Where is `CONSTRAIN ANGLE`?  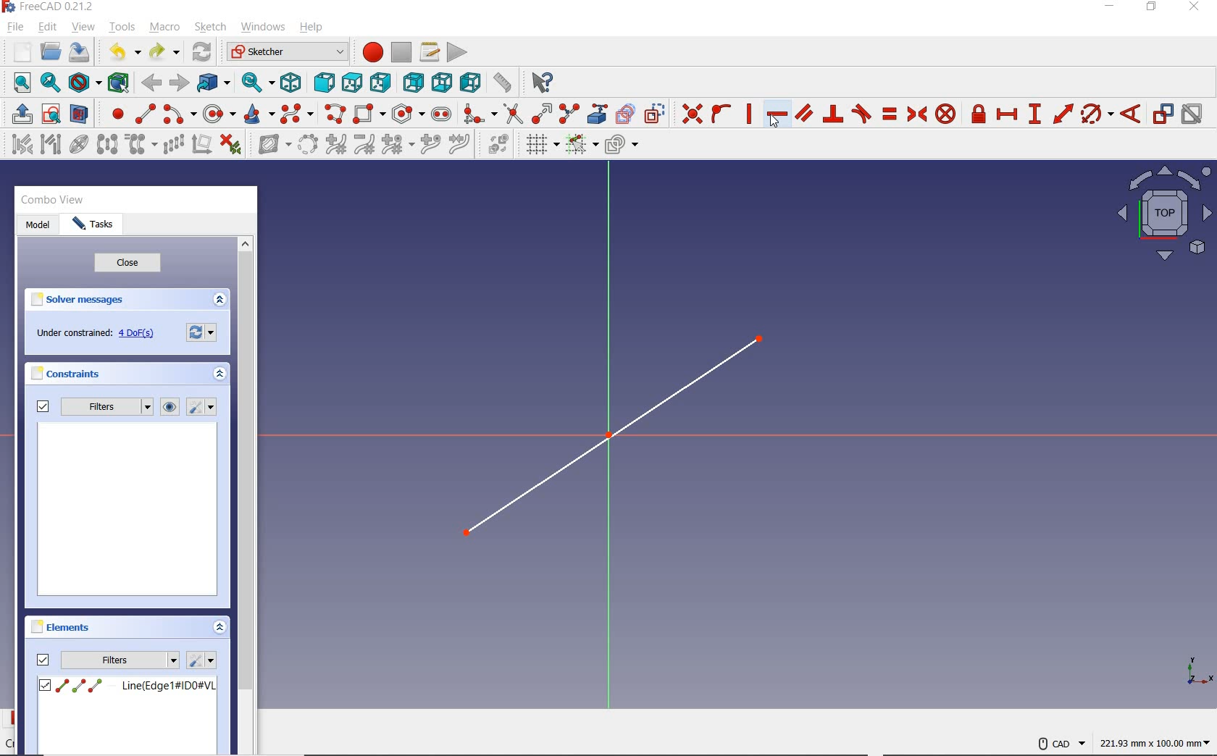 CONSTRAIN ANGLE is located at coordinates (1134, 112).